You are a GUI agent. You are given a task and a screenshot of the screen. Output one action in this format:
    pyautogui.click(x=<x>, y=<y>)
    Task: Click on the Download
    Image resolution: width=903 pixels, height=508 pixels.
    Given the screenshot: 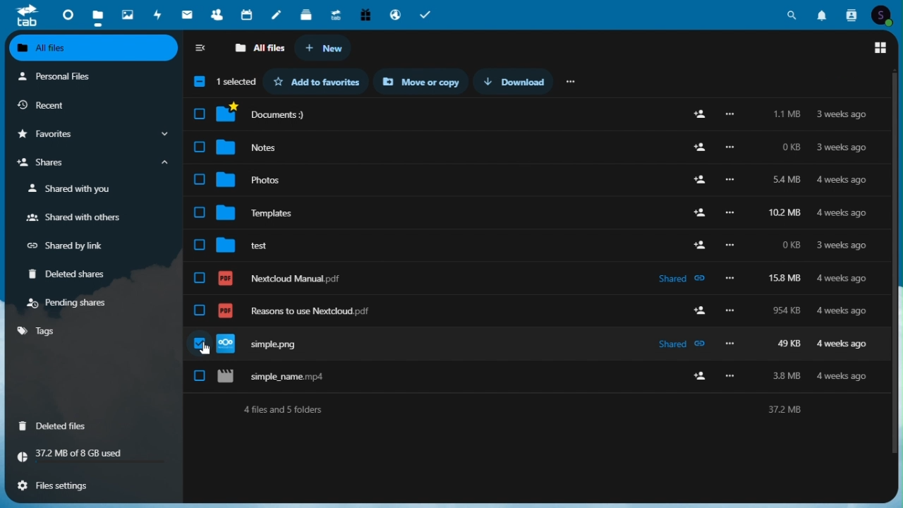 What is the action you would take?
    pyautogui.click(x=520, y=81)
    